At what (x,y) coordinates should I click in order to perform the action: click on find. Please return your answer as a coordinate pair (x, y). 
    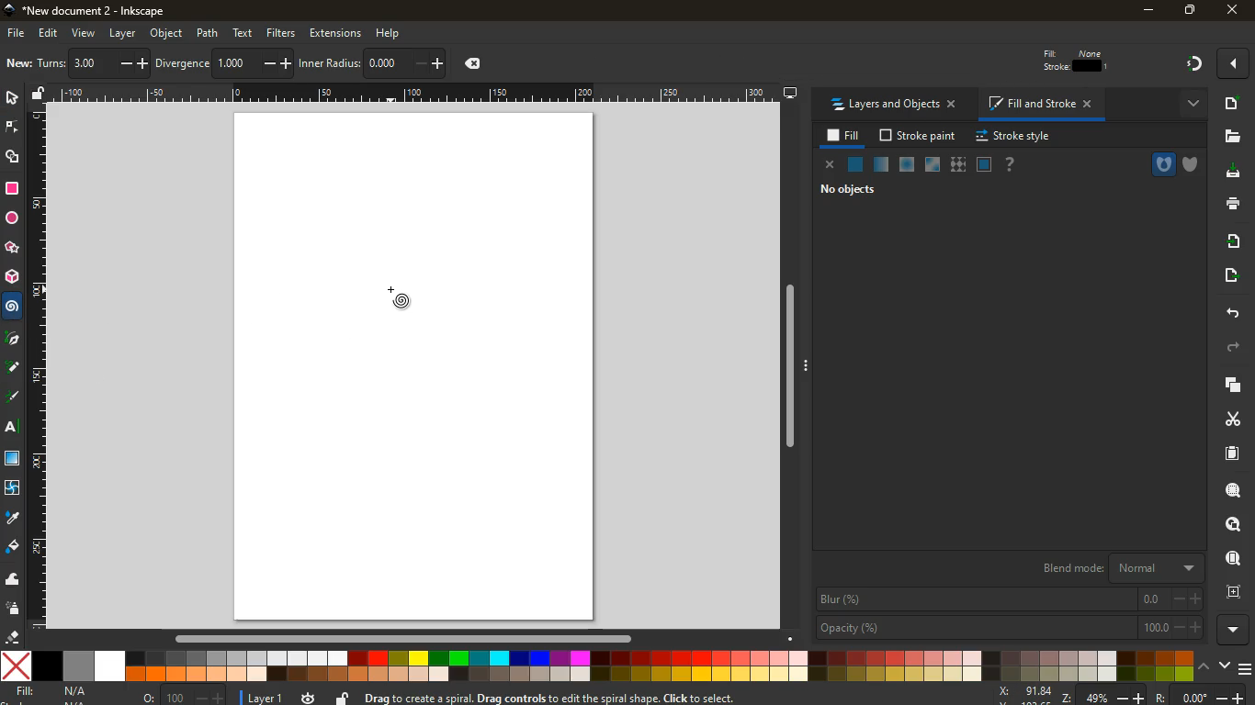
    Looking at the image, I should click on (1230, 558).